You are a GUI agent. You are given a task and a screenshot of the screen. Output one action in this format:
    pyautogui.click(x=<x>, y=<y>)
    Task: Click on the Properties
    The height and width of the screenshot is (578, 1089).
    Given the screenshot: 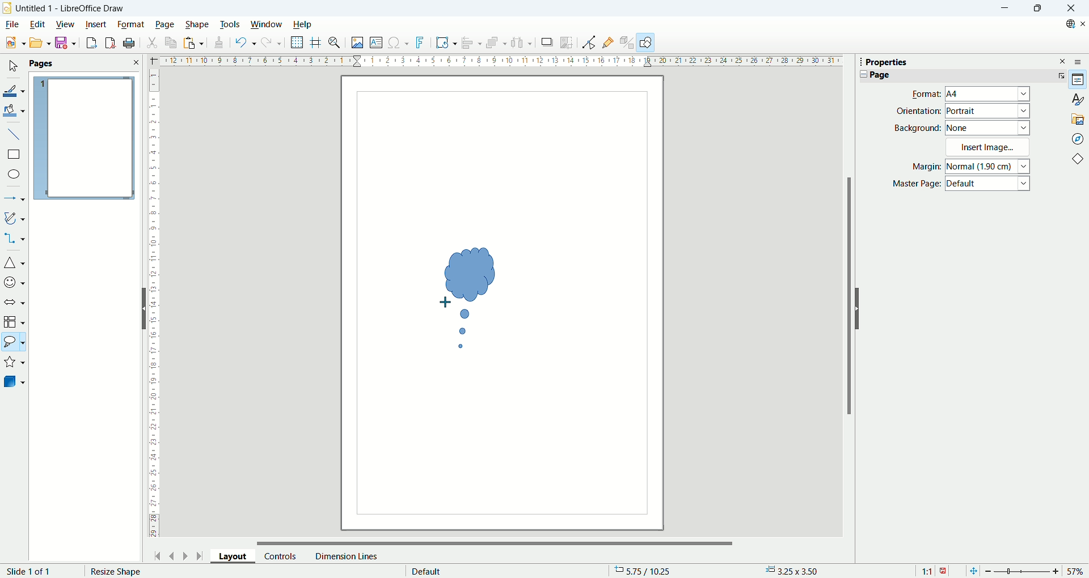 What is the action you would take?
    pyautogui.click(x=887, y=62)
    